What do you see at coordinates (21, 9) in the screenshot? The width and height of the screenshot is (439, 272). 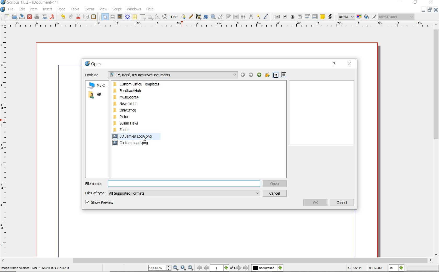 I see `edit` at bounding box center [21, 9].